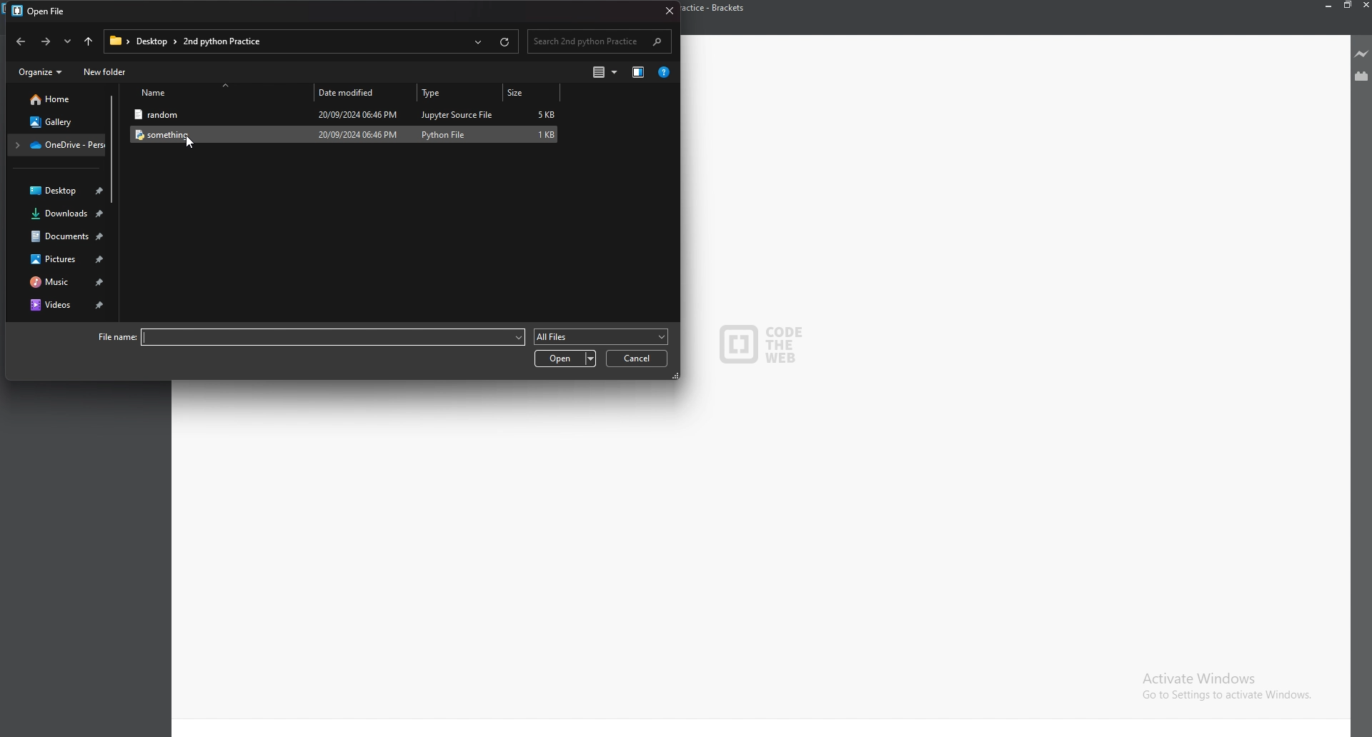 Image resolution: width=1372 pixels, height=737 pixels. Describe the element at coordinates (227, 41) in the screenshot. I see `2nd python practice` at that location.